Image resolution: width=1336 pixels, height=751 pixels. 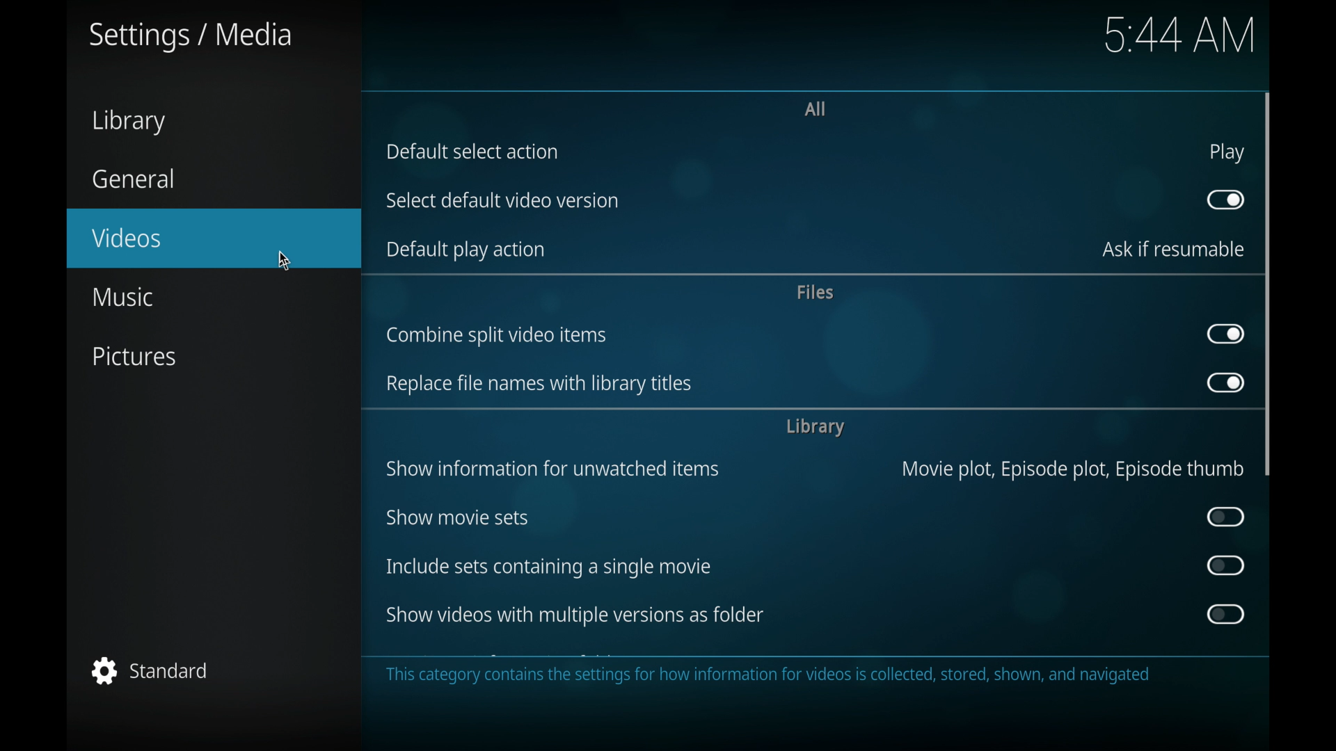 I want to click on replace file, so click(x=539, y=385).